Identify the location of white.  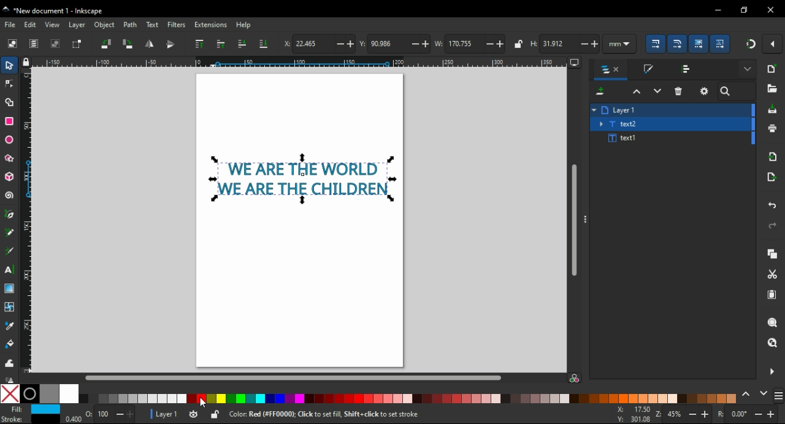
(70, 394).